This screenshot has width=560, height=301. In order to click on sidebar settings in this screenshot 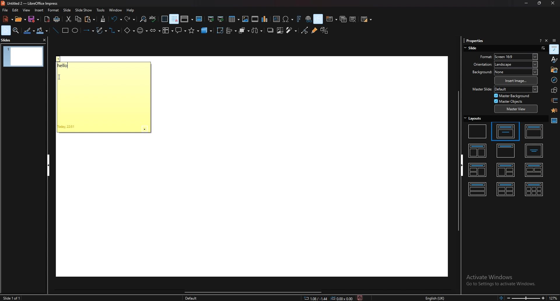, I will do `click(555, 40)`.